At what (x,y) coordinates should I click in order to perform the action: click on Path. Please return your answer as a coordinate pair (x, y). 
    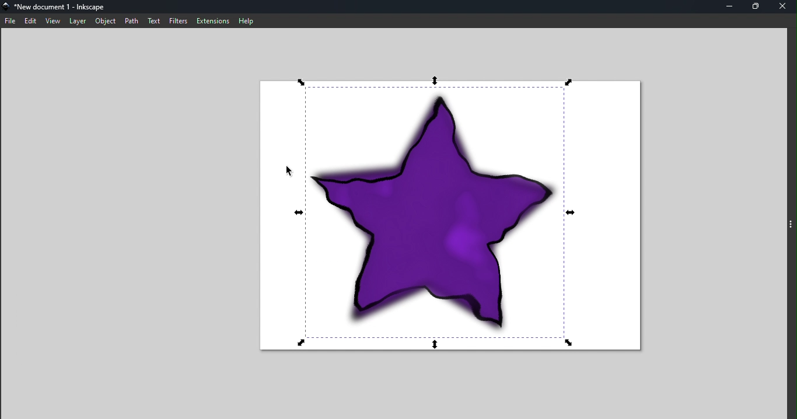
    Looking at the image, I should click on (132, 21).